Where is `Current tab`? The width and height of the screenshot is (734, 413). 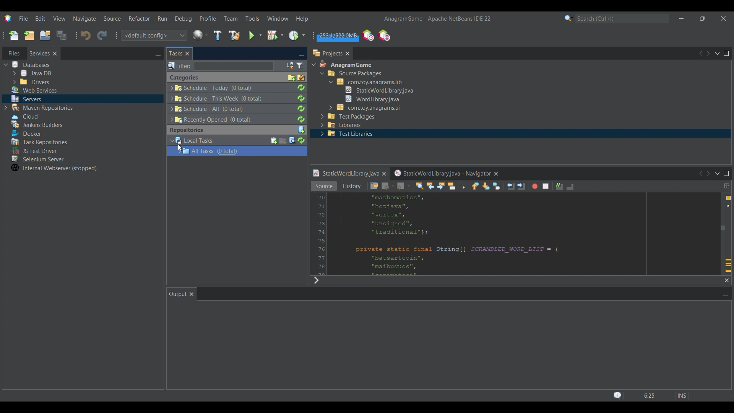 Current tab is located at coordinates (39, 52).